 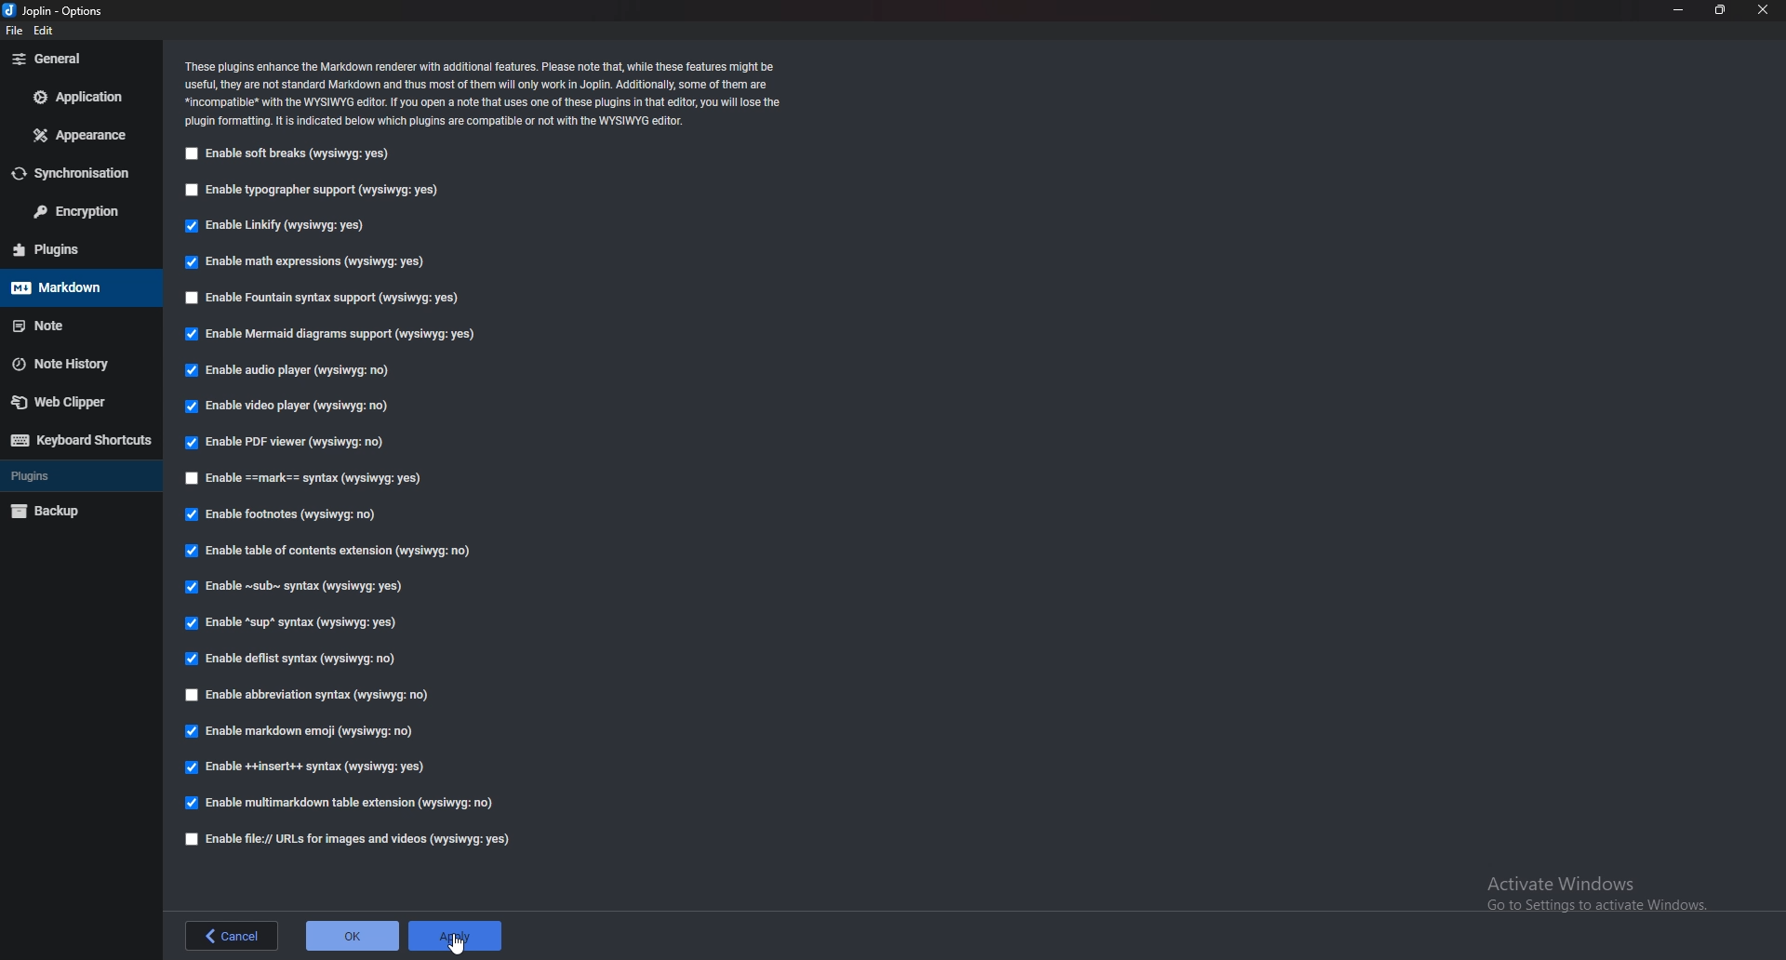 What do you see at coordinates (281, 516) in the screenshot?
I see `Enable footnotes` at bounding box center [281, 516].